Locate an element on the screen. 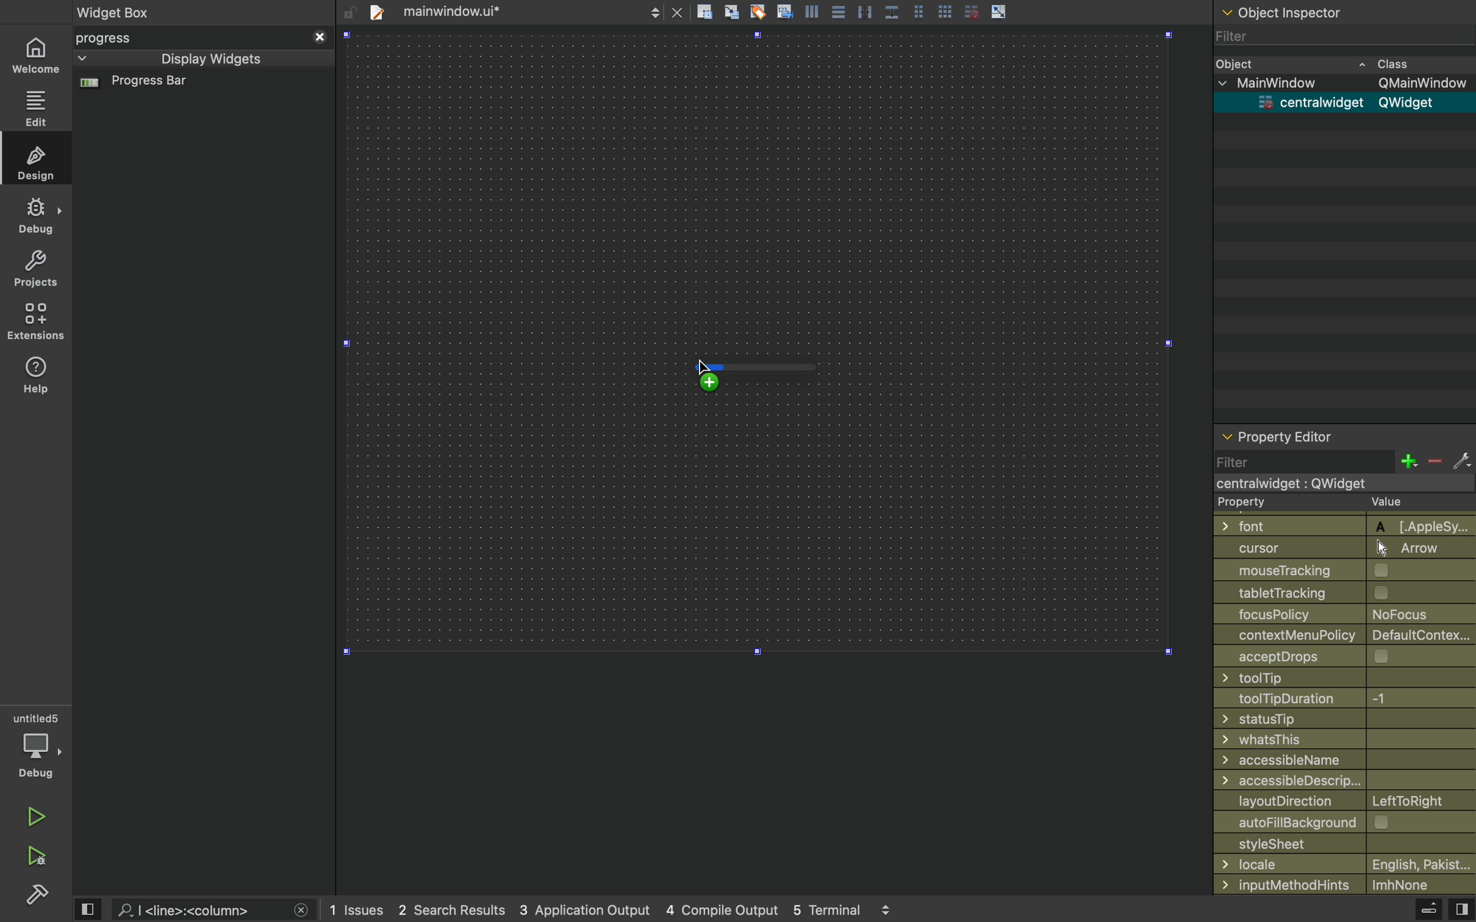 This screenshot has height=922, width=1476. run is located at coordinates (34, 813).